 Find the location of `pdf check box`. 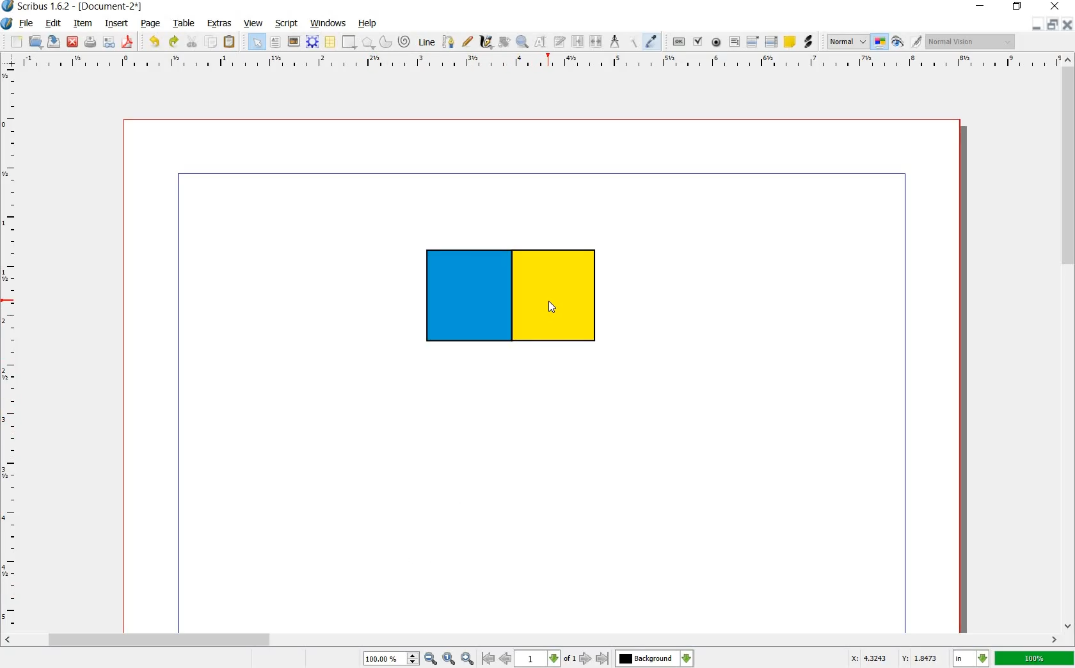

pdf check box is located at coordinates (697, 42).